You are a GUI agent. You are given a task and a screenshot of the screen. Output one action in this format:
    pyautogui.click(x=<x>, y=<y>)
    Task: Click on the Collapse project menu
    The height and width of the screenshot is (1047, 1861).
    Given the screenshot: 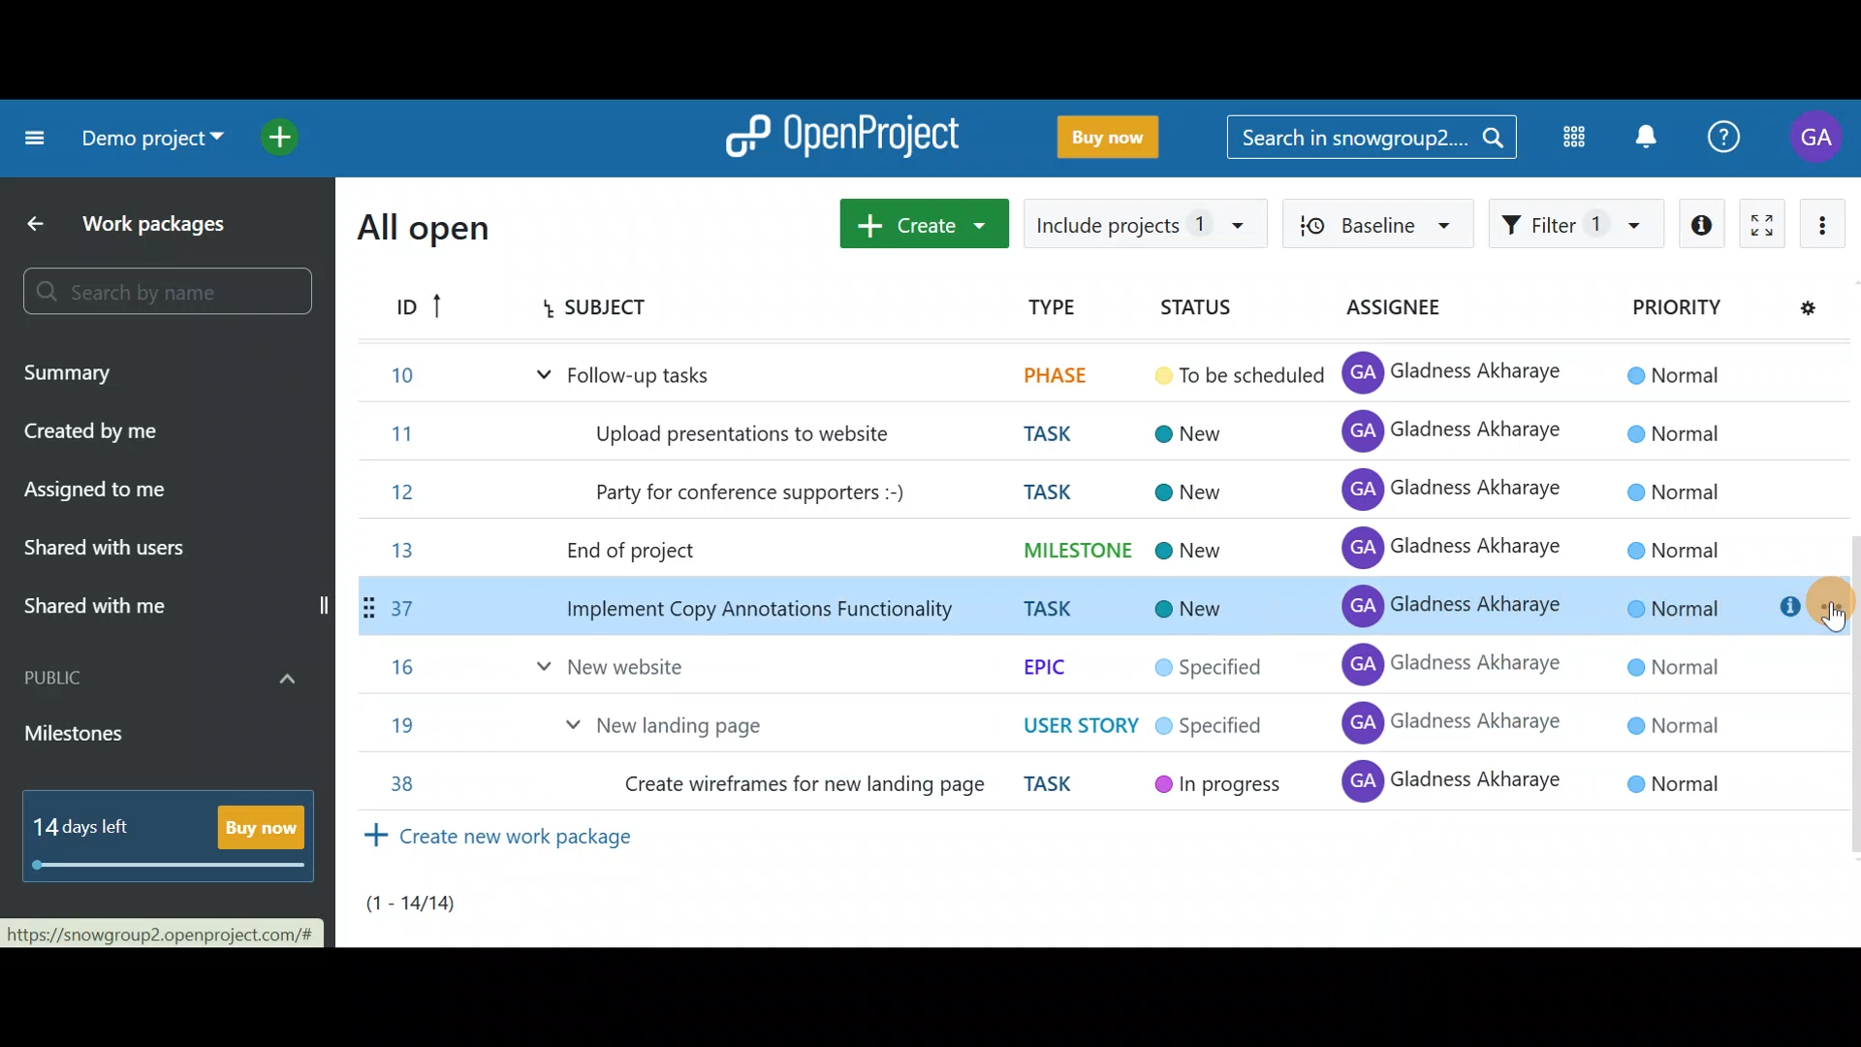 What is the action you would take?
    pyautogui.click(x=30, y=139)
    